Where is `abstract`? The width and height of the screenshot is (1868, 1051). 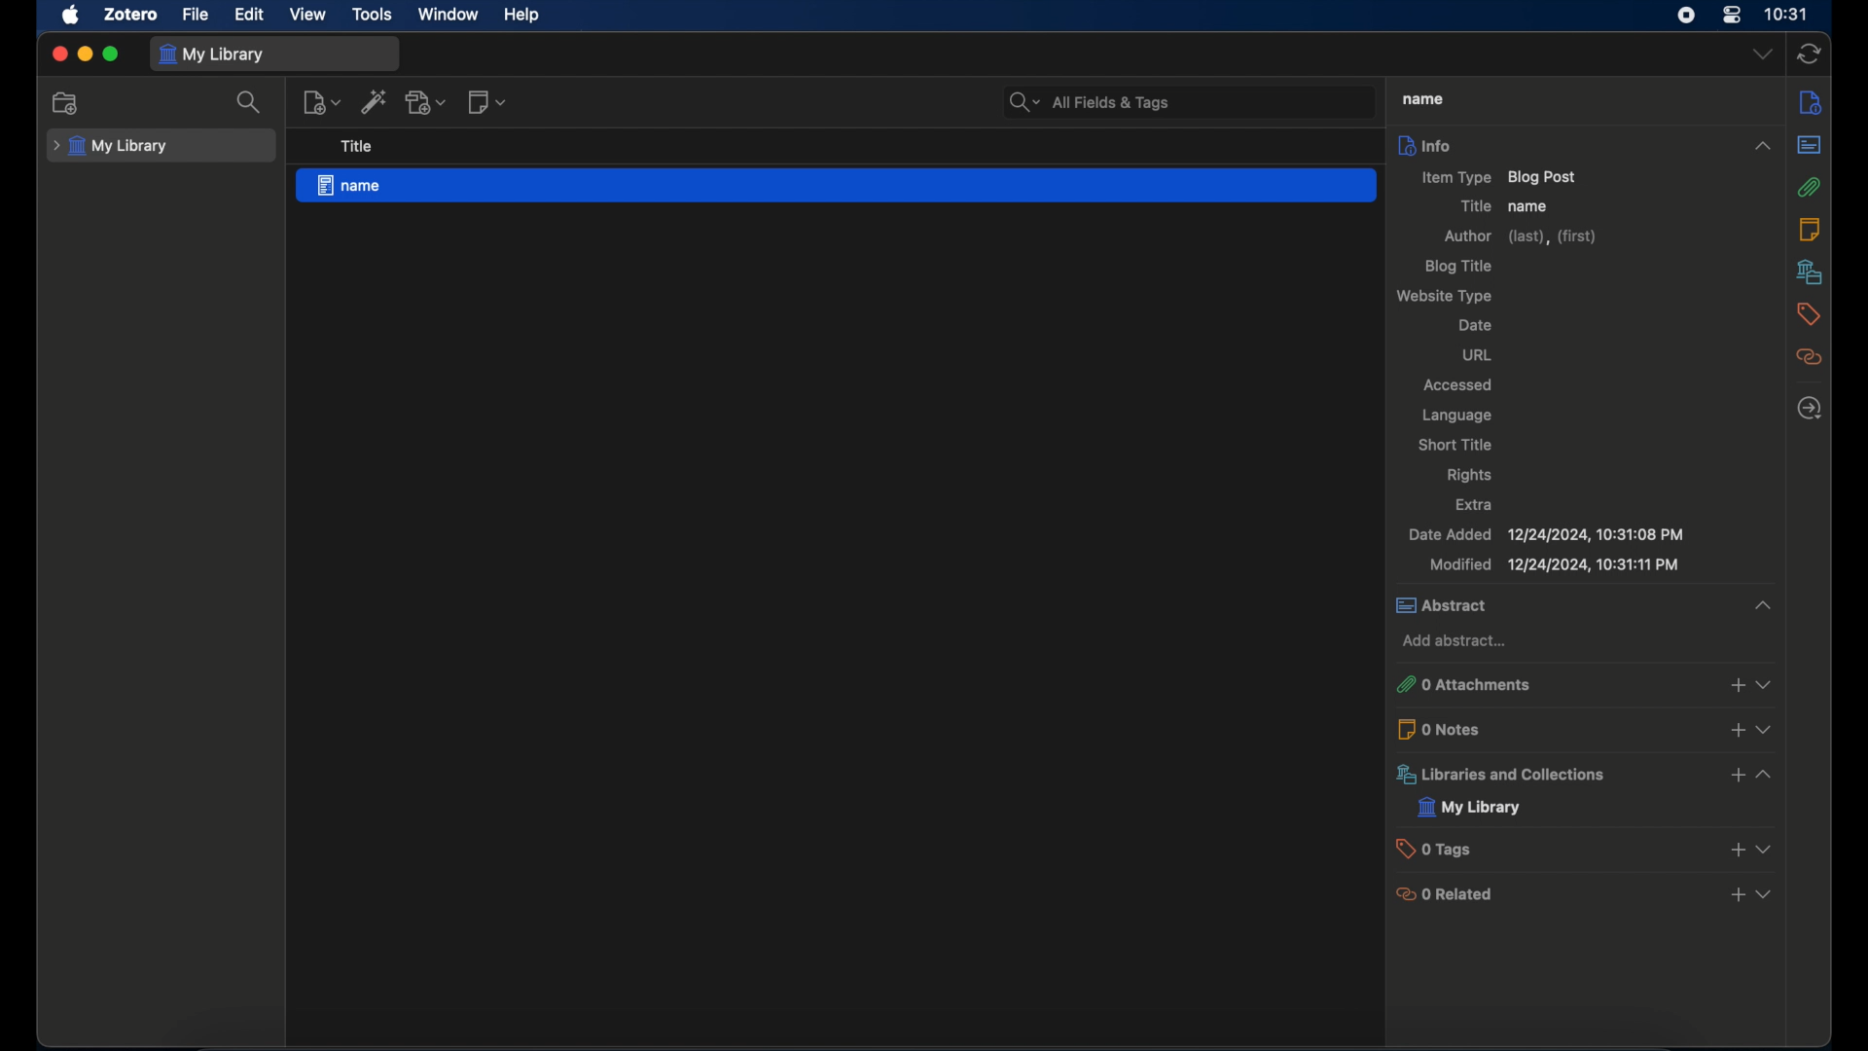
abstract is located at coordinates (1810, 145).